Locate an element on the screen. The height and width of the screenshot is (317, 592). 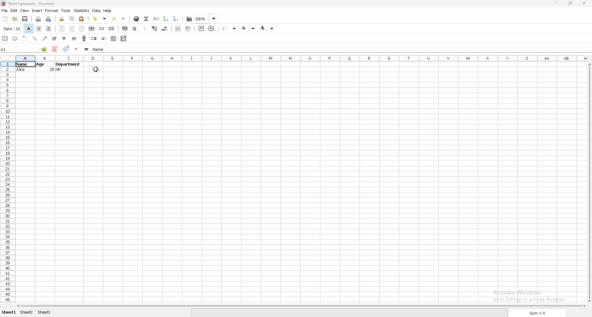
minimize is located at coordinates (556, 4).